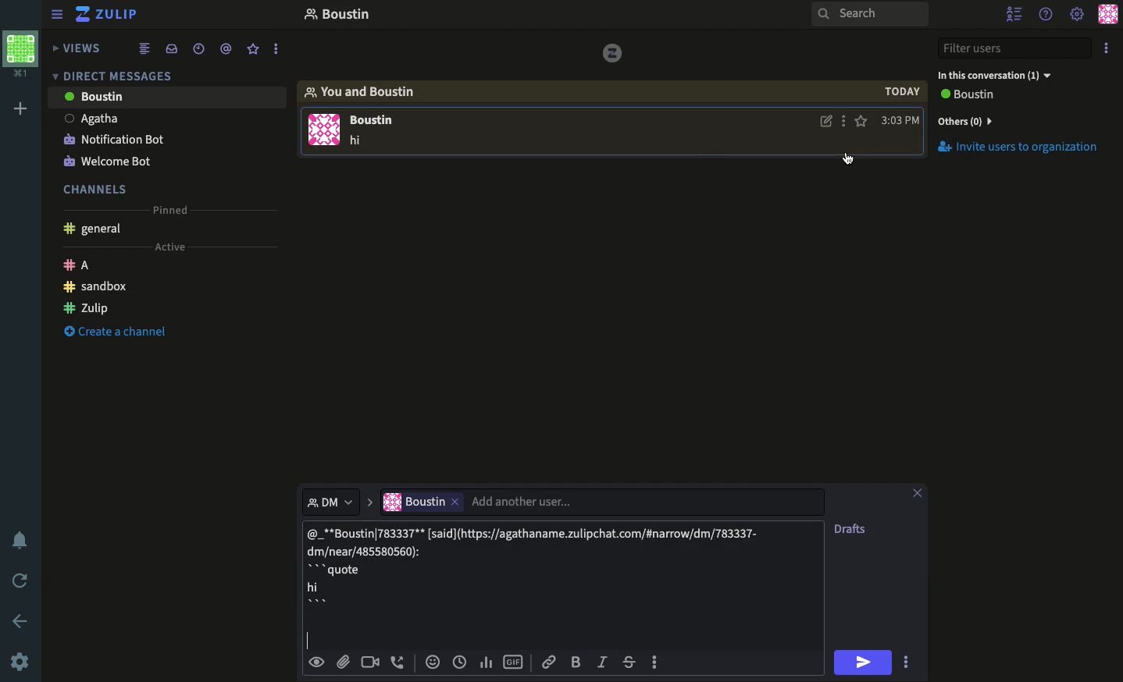  Describe the element at coordinates (1015, 13) in the screenshot. I see `Hide users list` at that location.